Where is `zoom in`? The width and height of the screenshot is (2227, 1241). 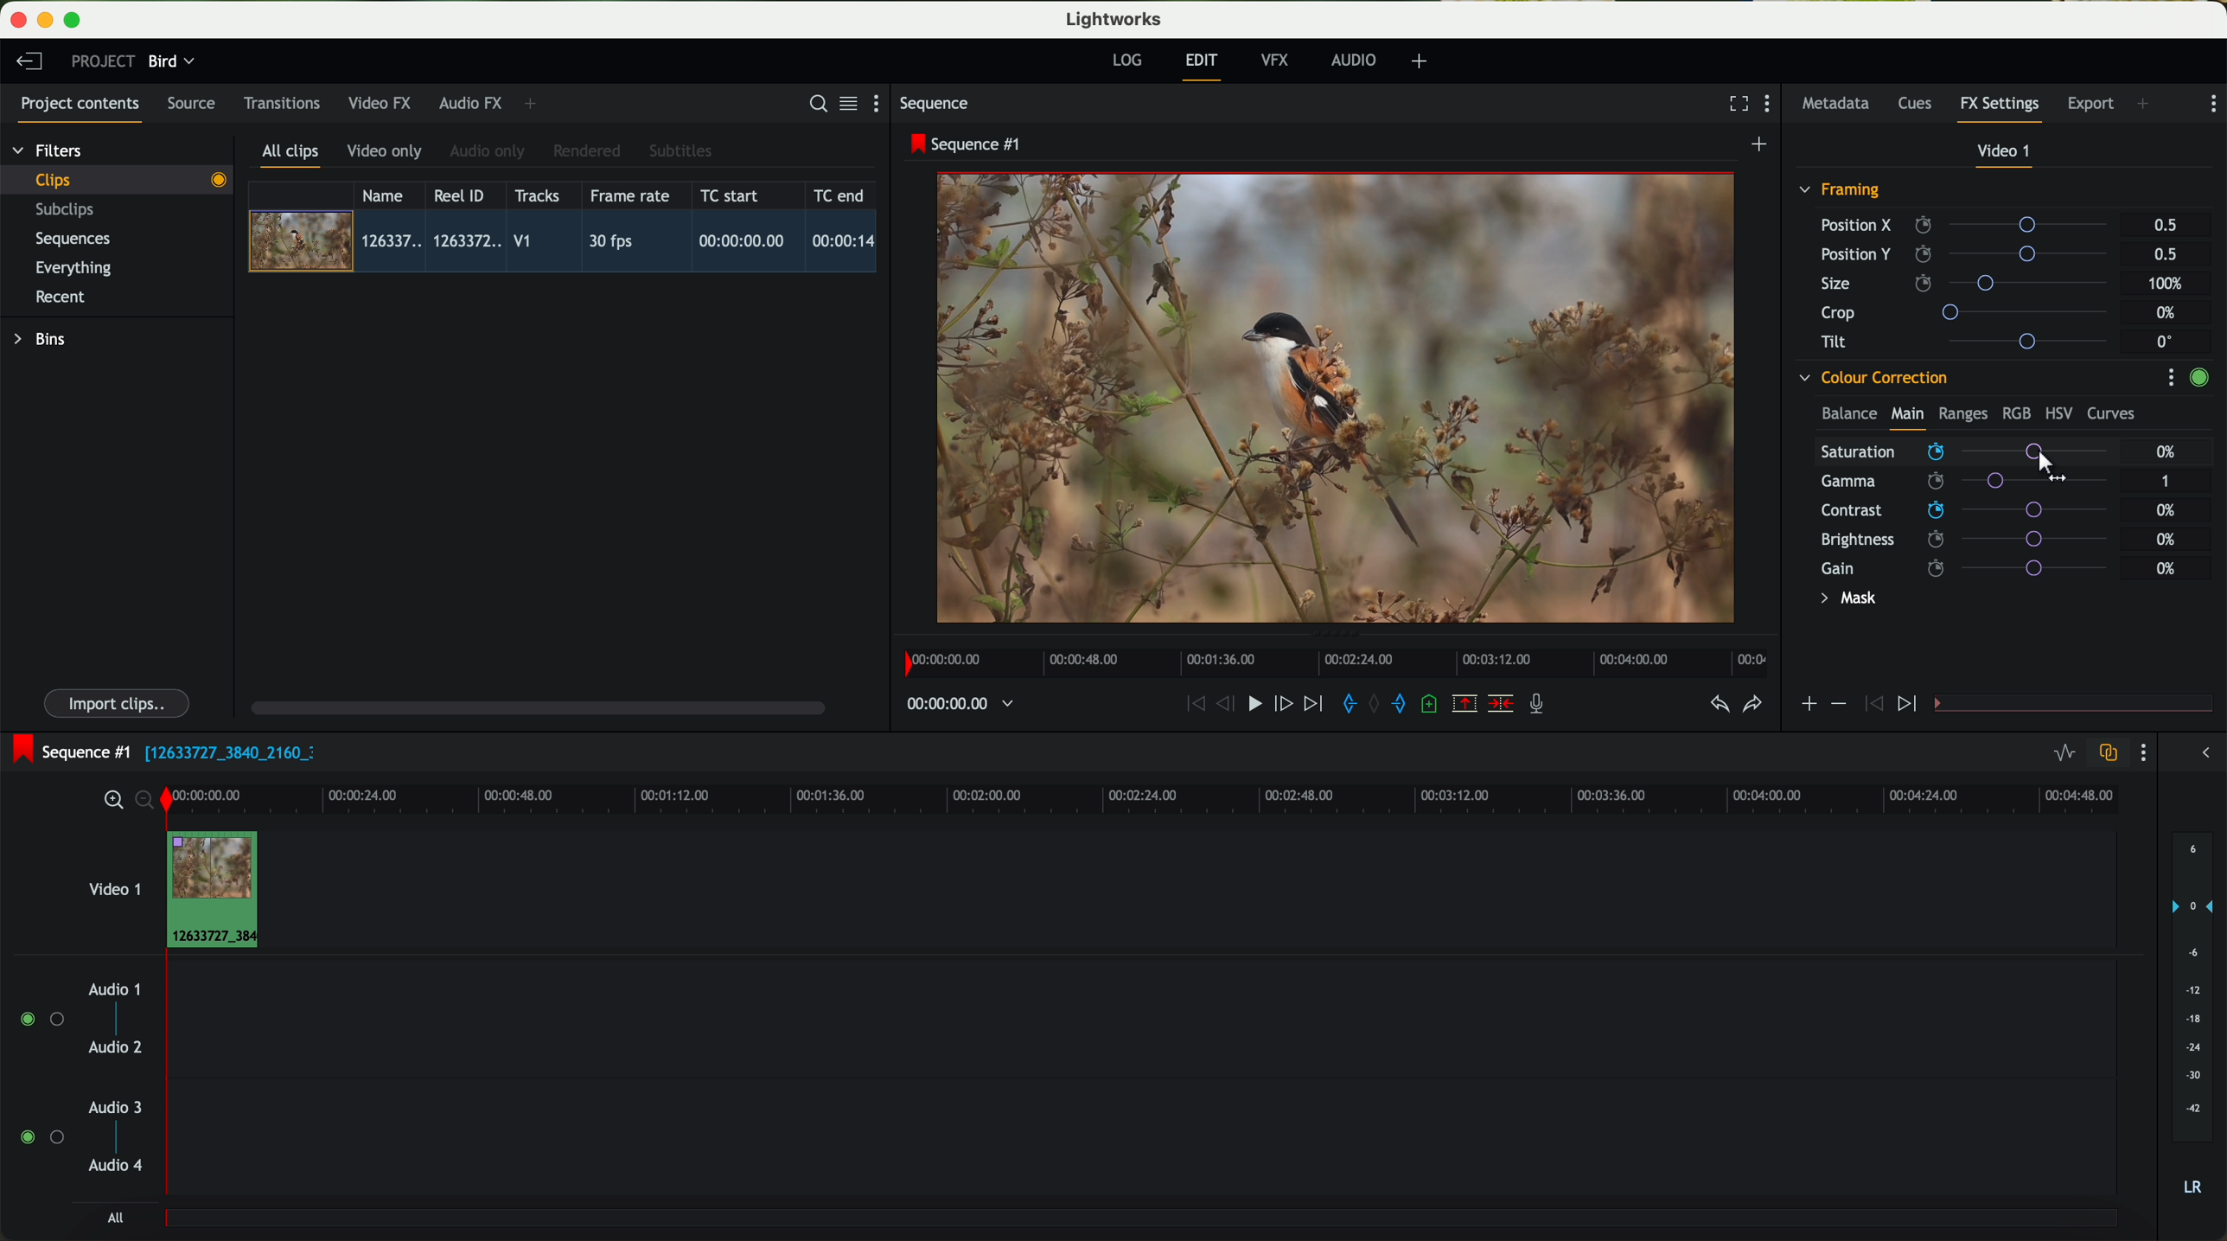 zoom in is located at coordinates (111, 801).